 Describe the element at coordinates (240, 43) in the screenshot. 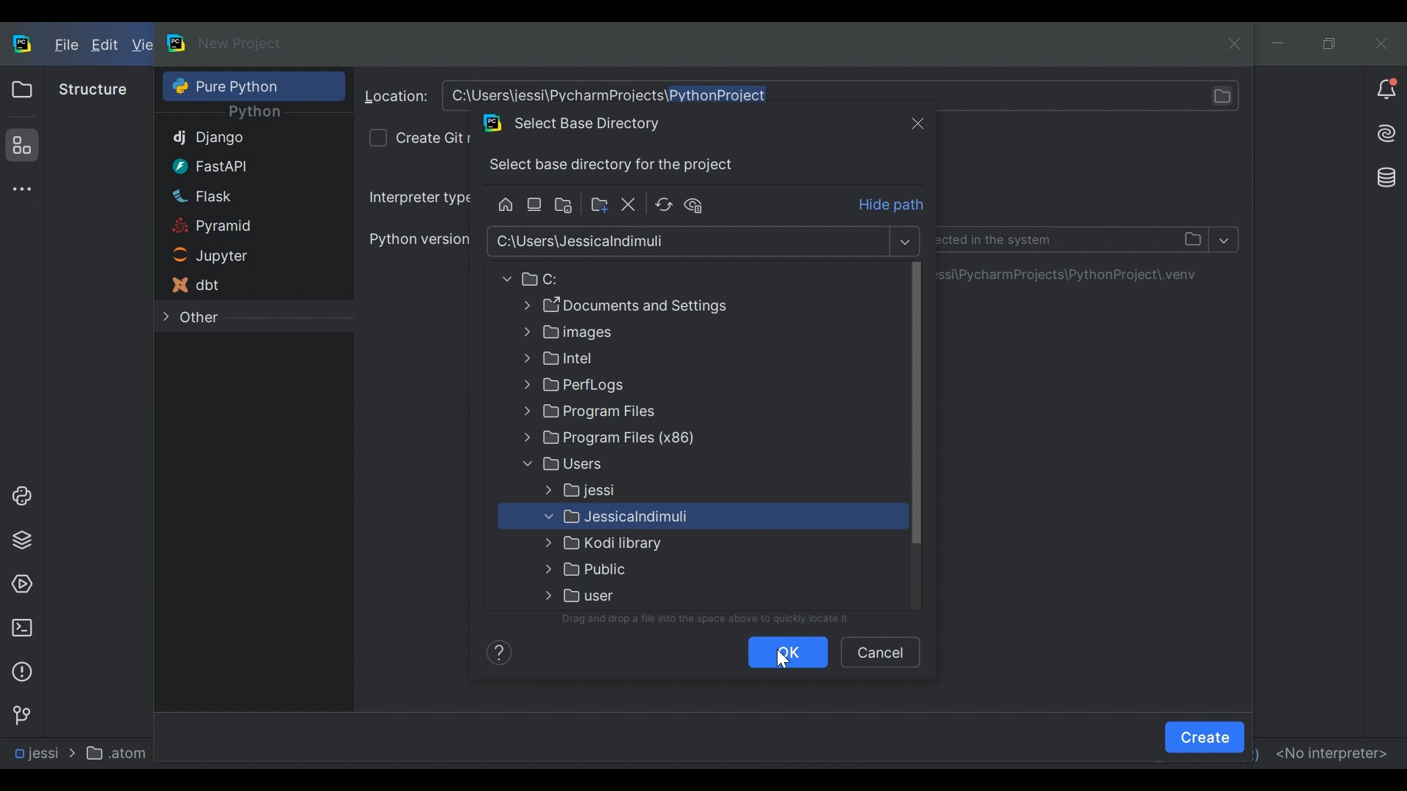

I see `New Project` at that location.